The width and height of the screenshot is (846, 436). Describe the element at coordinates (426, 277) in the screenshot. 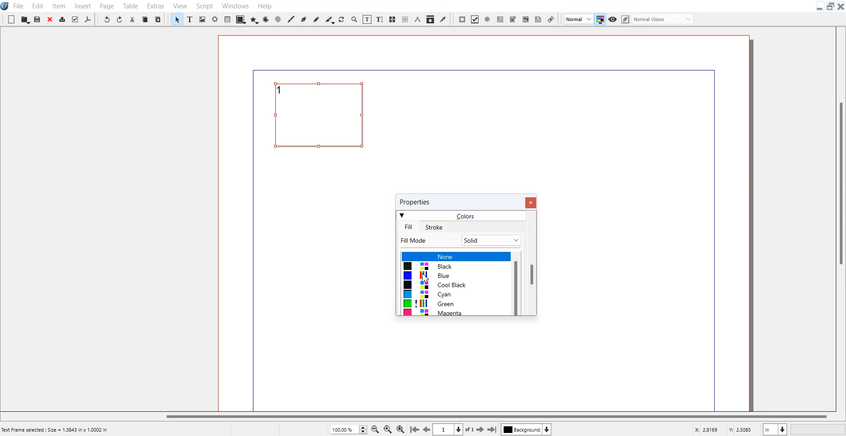

I see `Cursor` at that location.